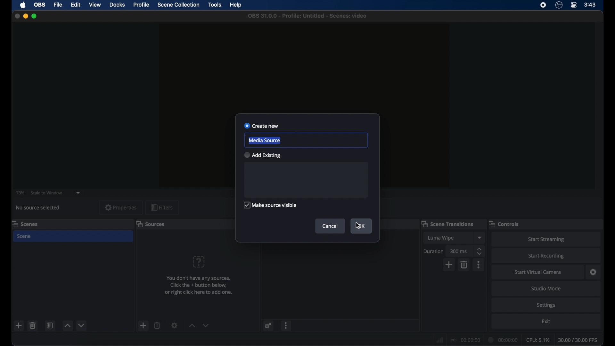 The width and height of the screenshot is (615, 346). I want to click on obs, so click(40, 5).